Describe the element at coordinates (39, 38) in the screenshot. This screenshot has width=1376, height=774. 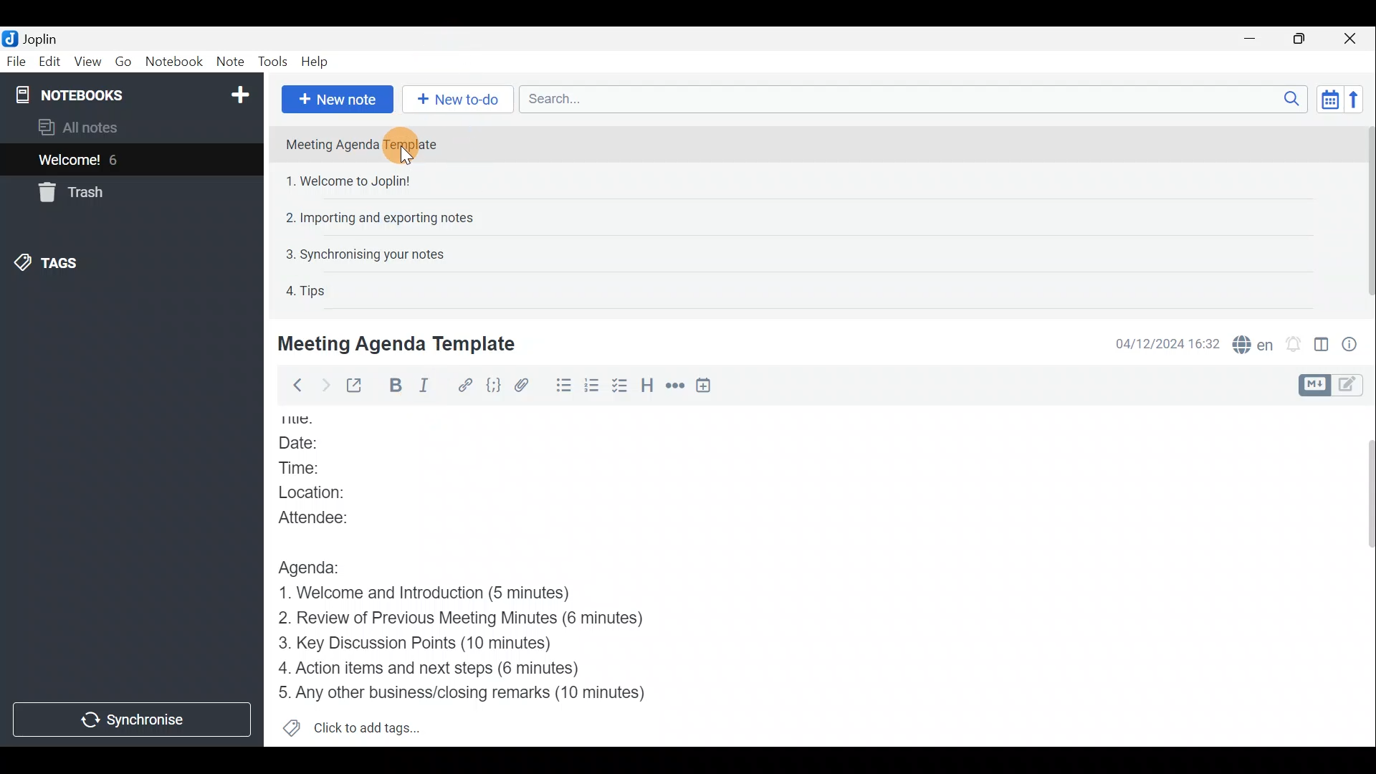
I see `Joplin` at that location.